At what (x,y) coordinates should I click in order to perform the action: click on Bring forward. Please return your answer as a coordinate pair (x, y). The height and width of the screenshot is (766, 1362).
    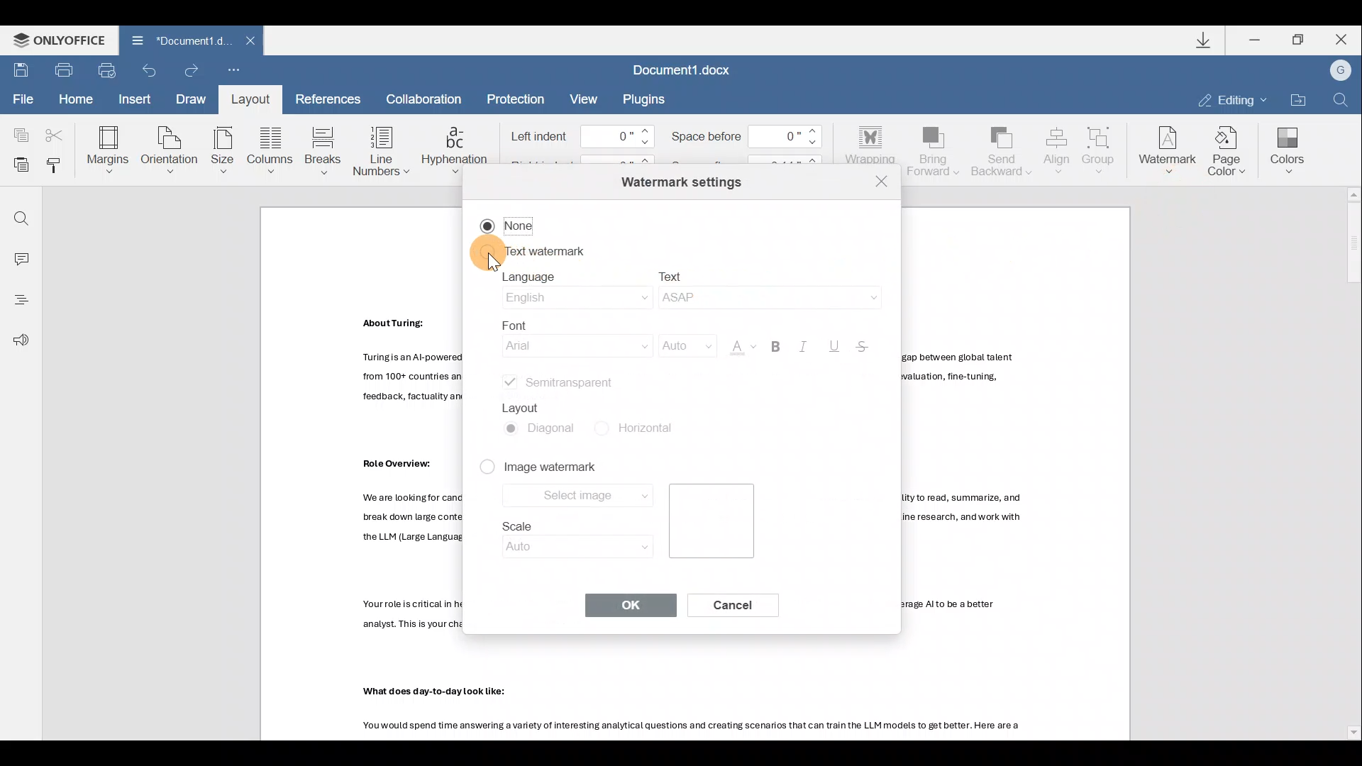
    Looking at the image, I should click on (935, 153).